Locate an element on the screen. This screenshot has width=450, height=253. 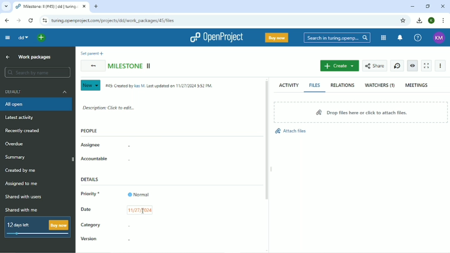
Open quick add menu is located at coordinates (42, 38).